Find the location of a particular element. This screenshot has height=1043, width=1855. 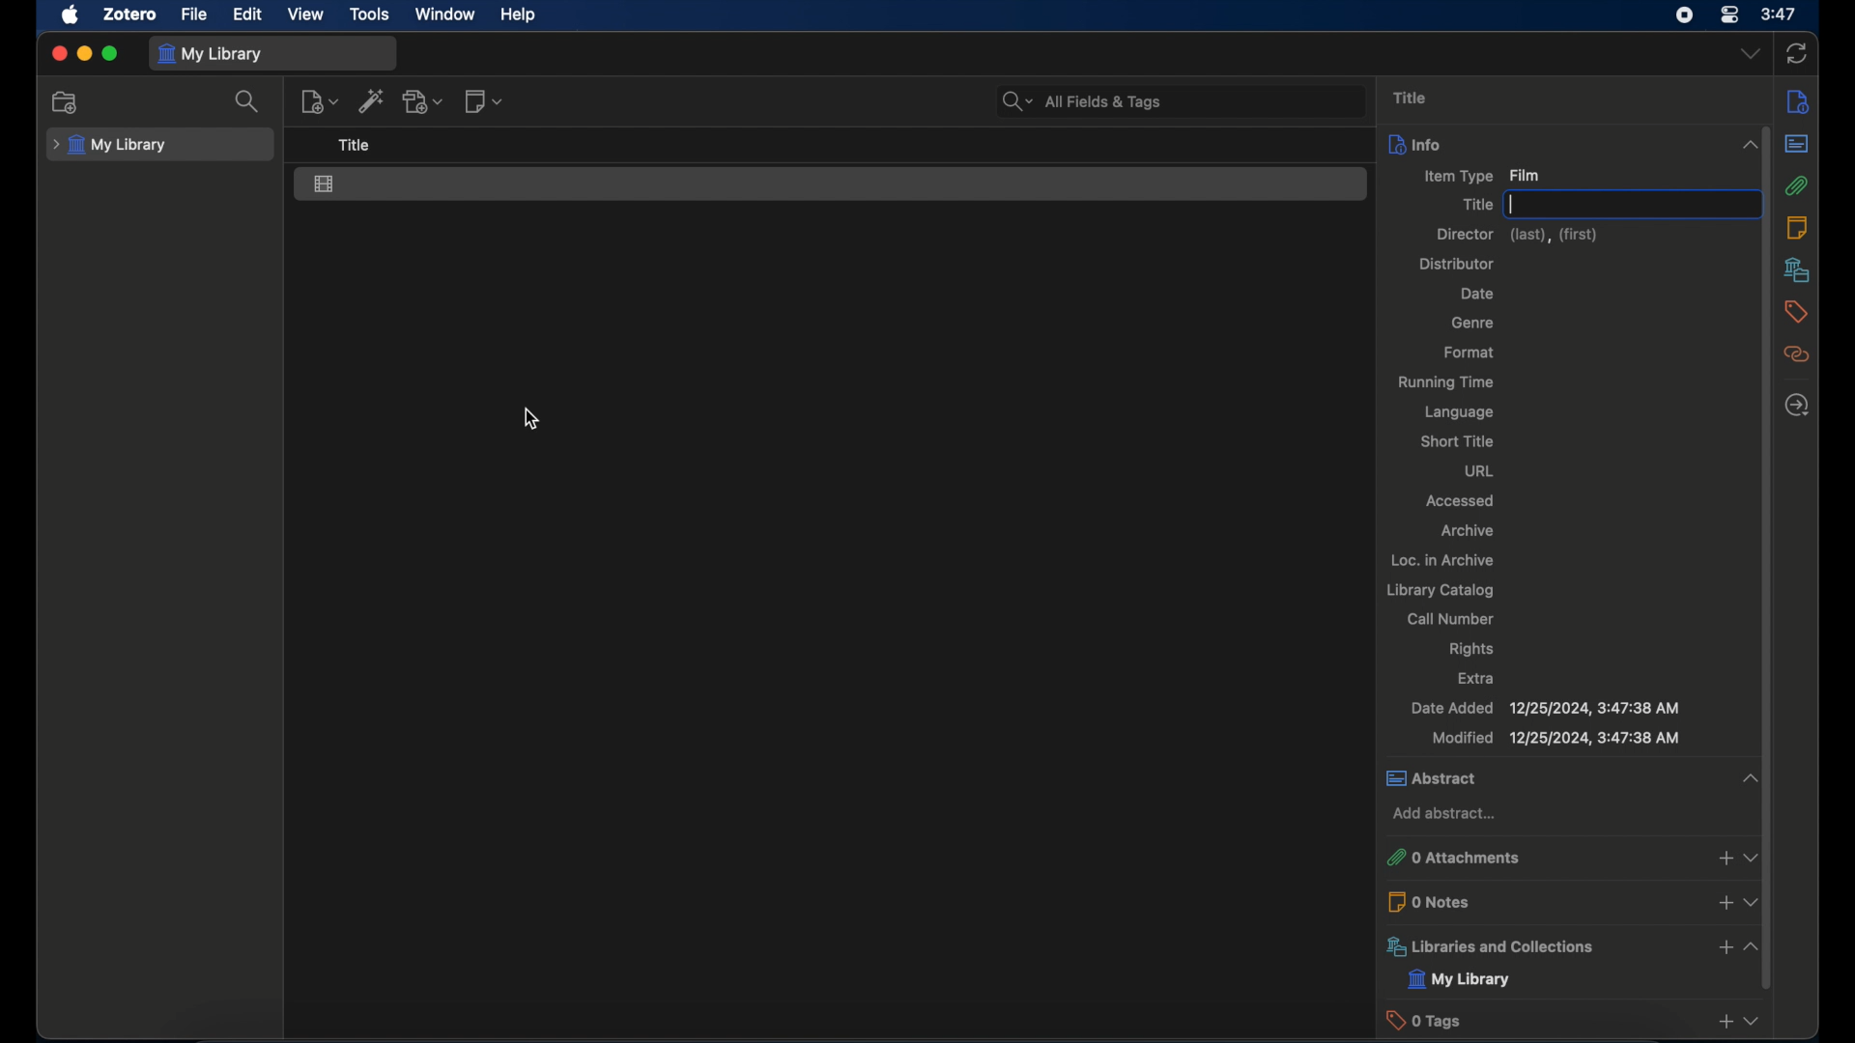

item type is located at coordinates (1480, 175).